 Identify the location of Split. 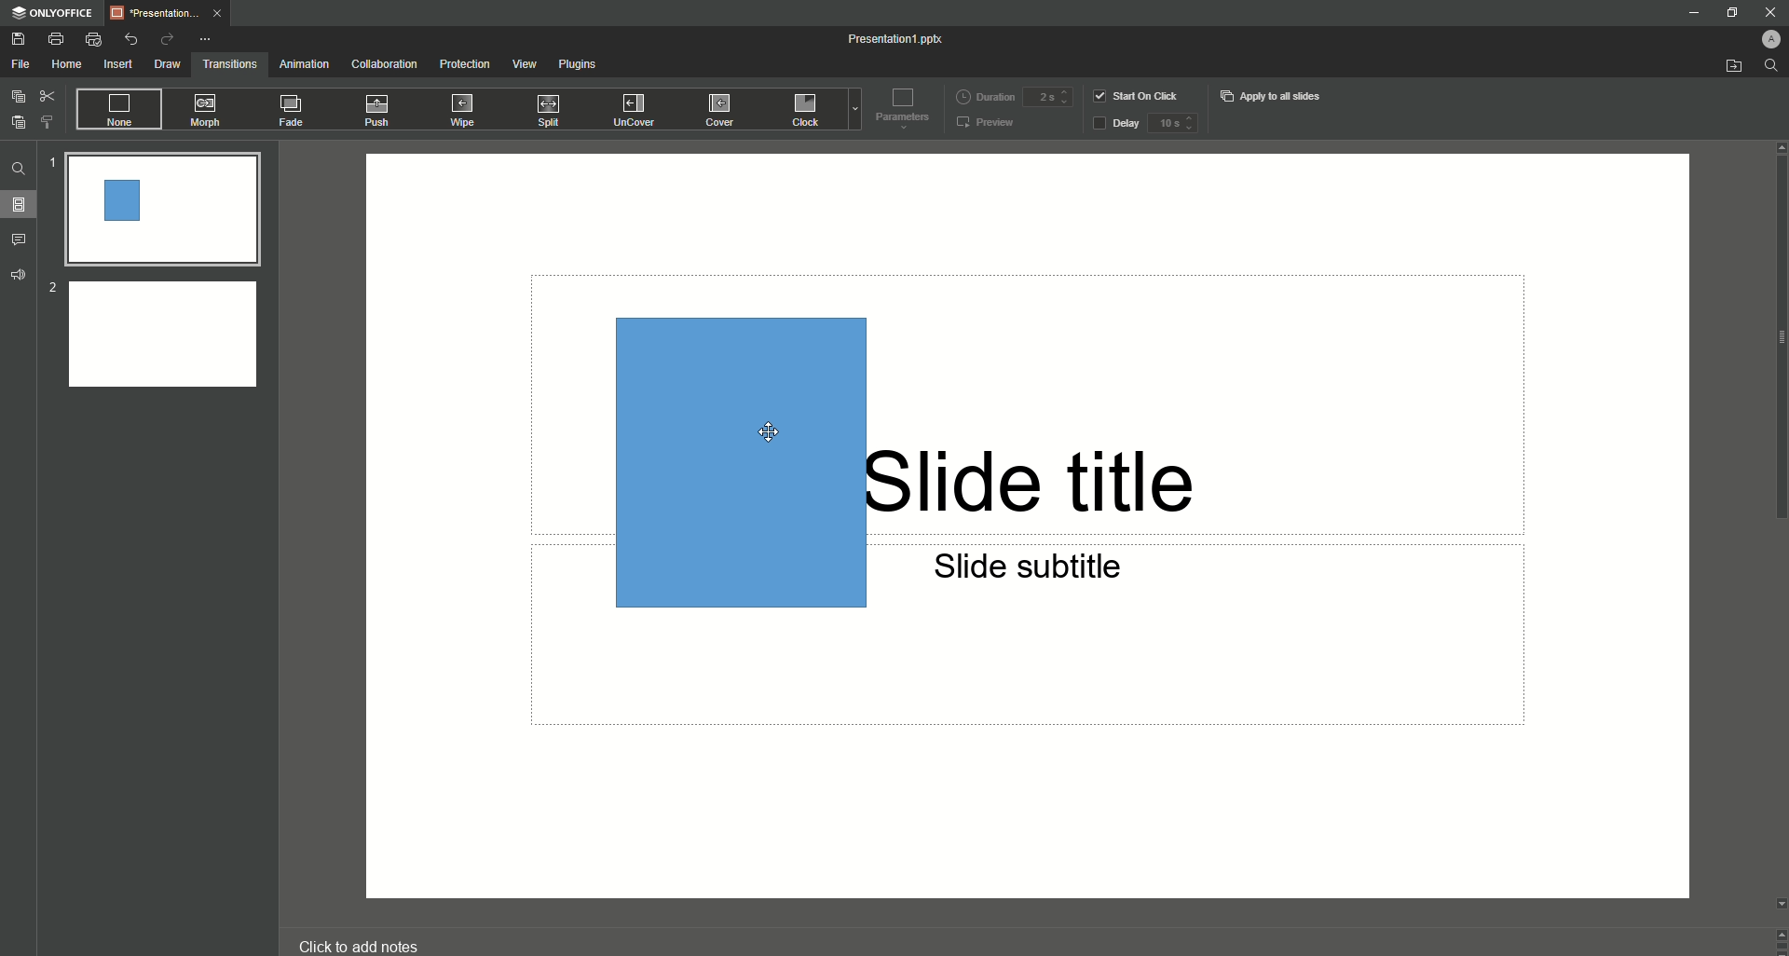
(553, 110).